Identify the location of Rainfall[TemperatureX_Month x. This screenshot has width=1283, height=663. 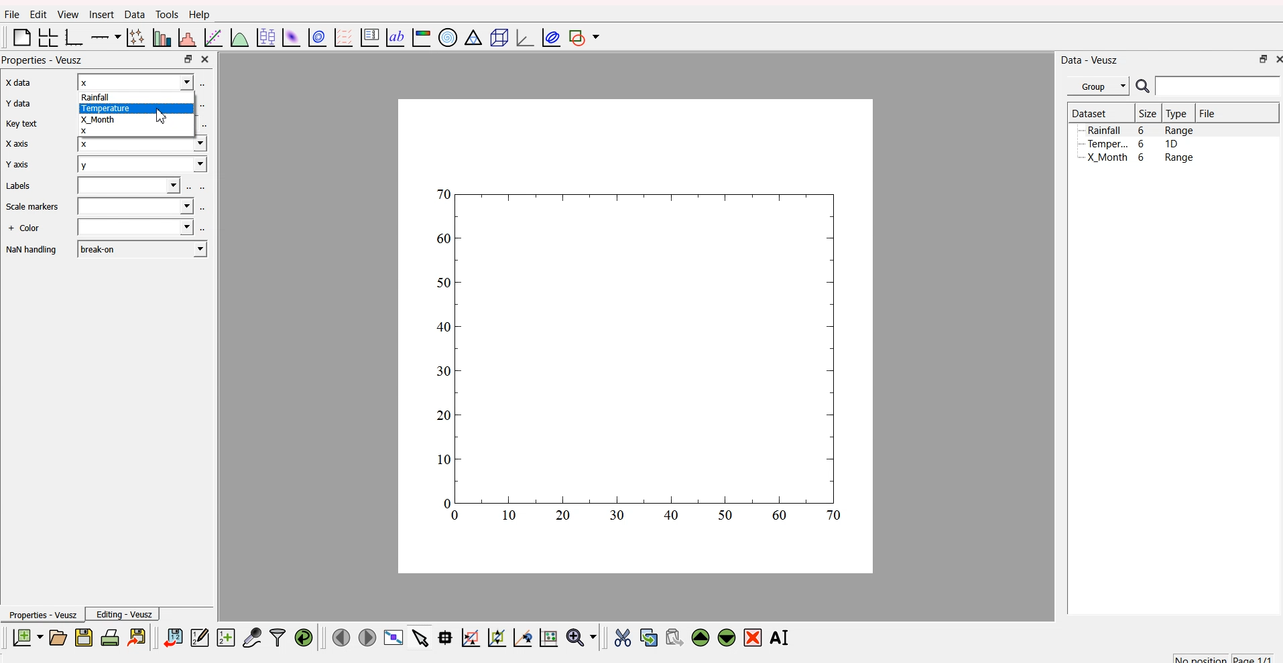
(141, 113).